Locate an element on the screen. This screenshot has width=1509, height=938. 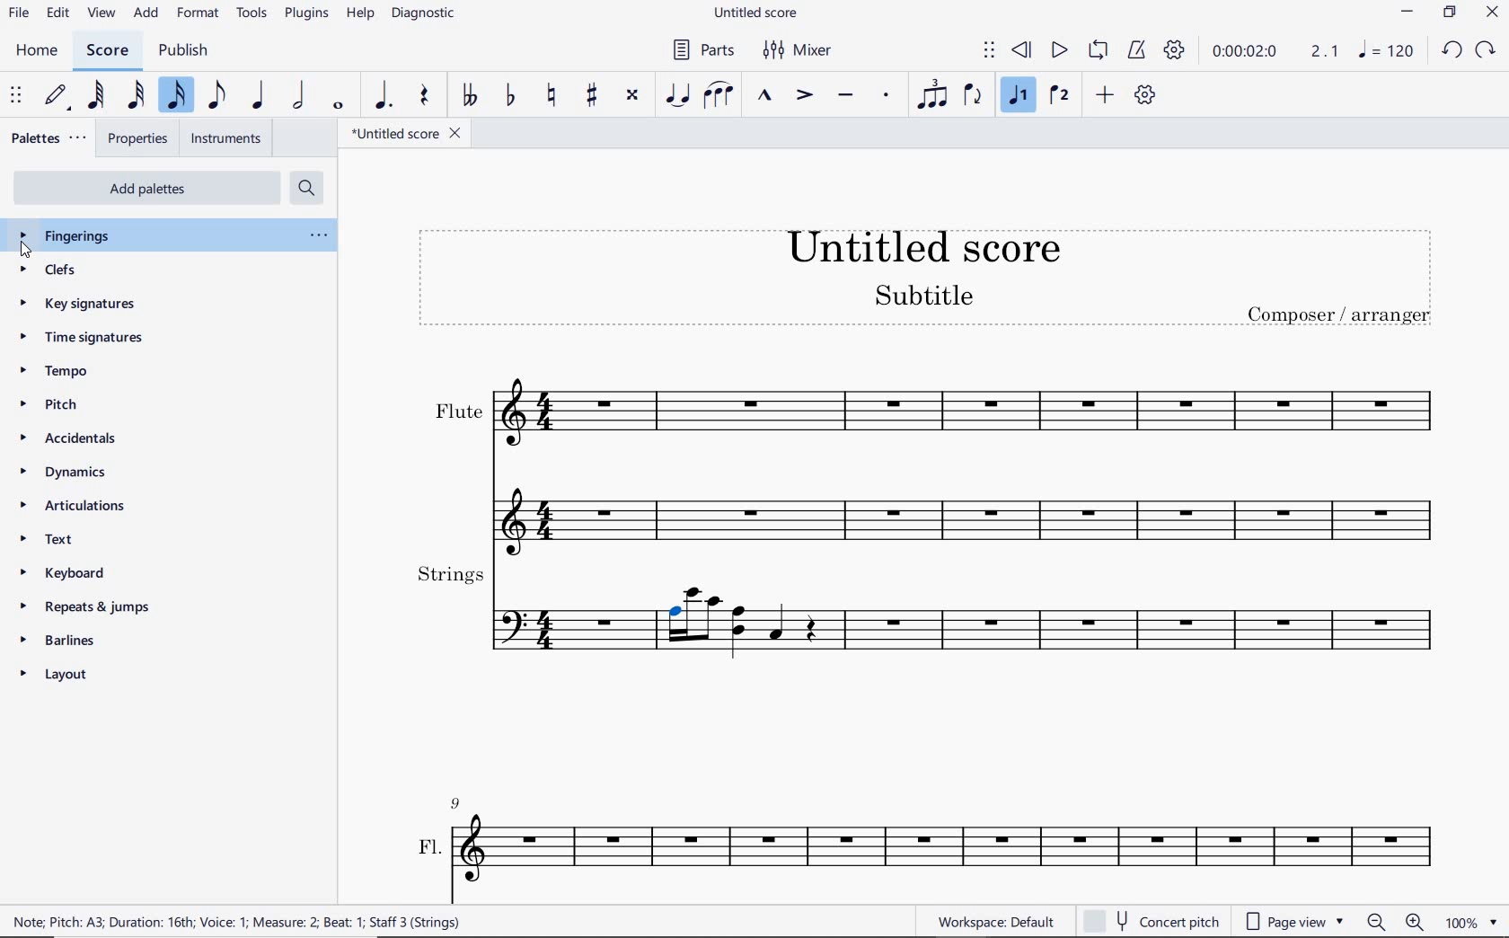
toggle double-flat is located at coordinates (468, 94).